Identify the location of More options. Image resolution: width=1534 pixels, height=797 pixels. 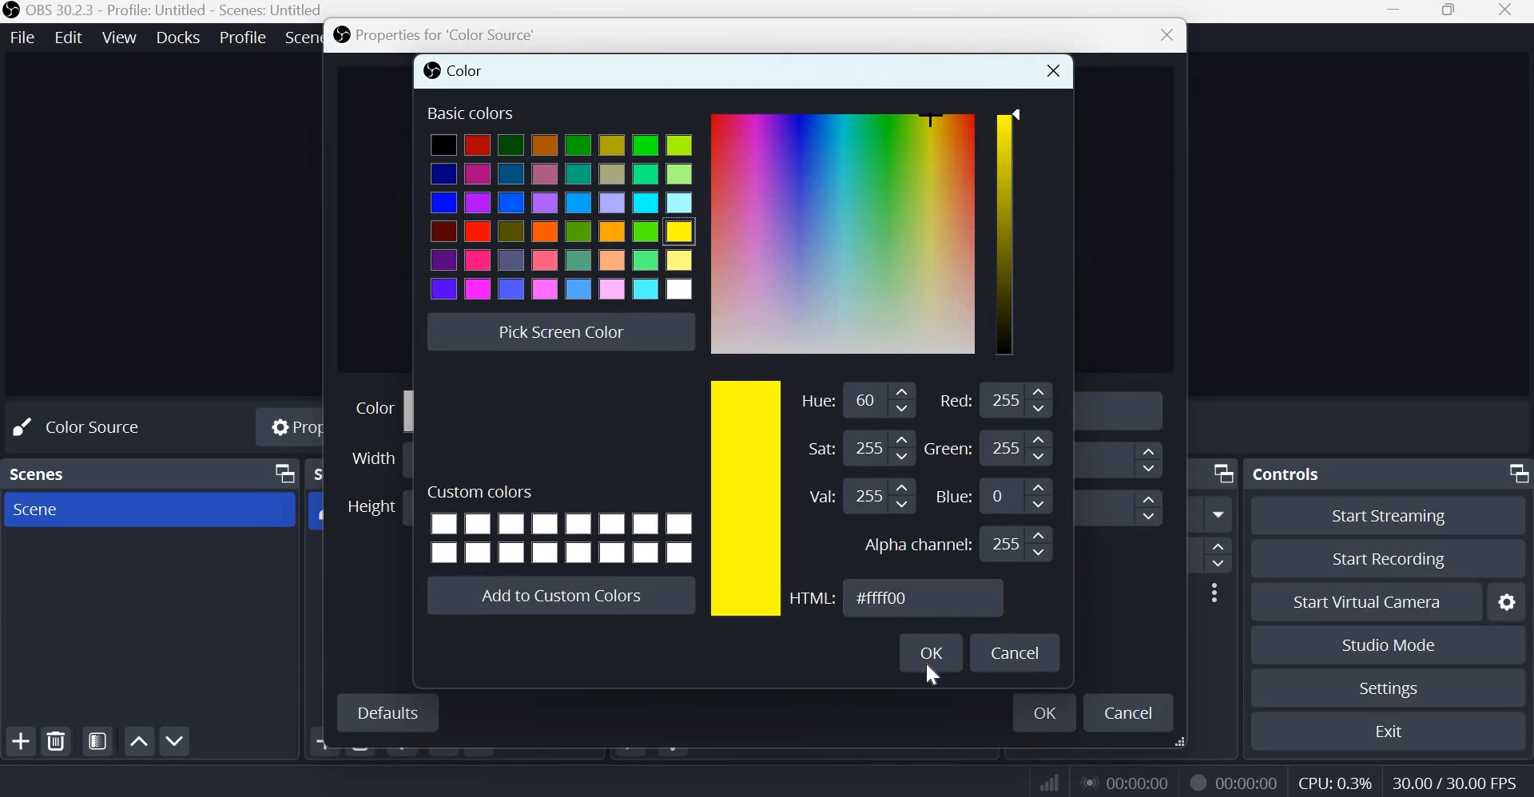
(1214, 593).